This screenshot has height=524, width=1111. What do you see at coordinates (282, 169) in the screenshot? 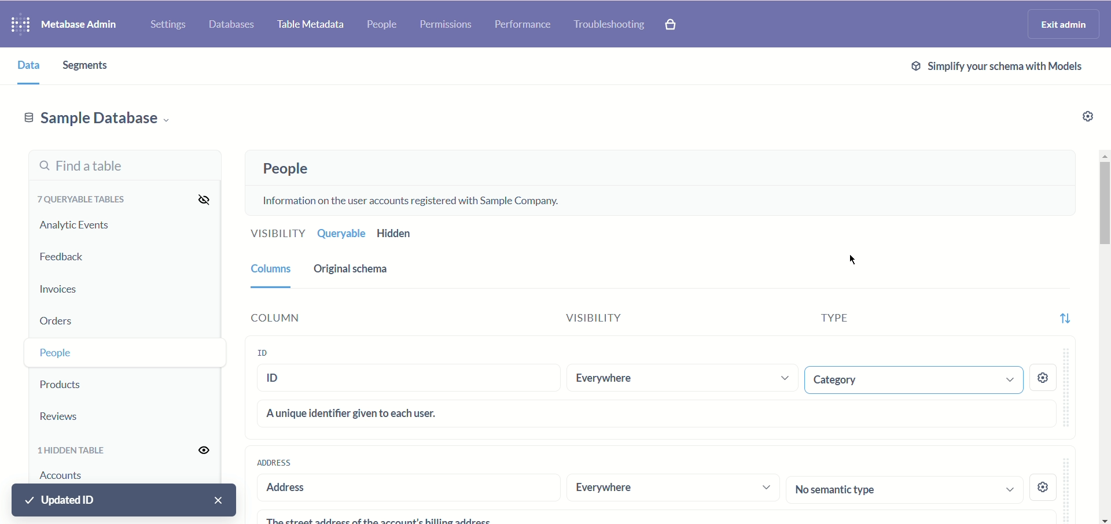
I see `People` at bounding box center [282, 169].